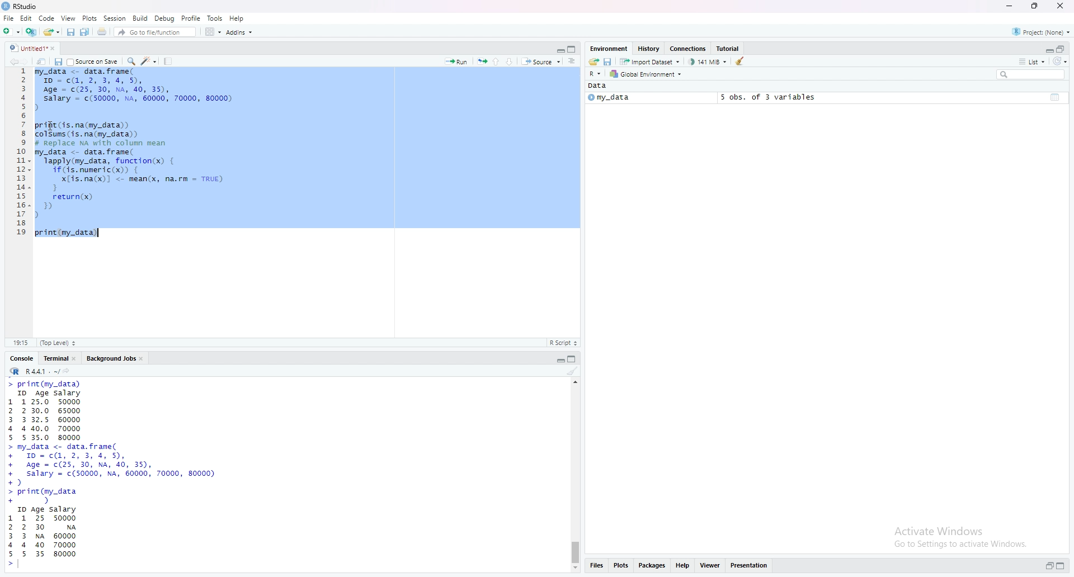  Describe the element at coordinates (482, 62) in the screenshot. I see `rerun the previous code region` at that location.